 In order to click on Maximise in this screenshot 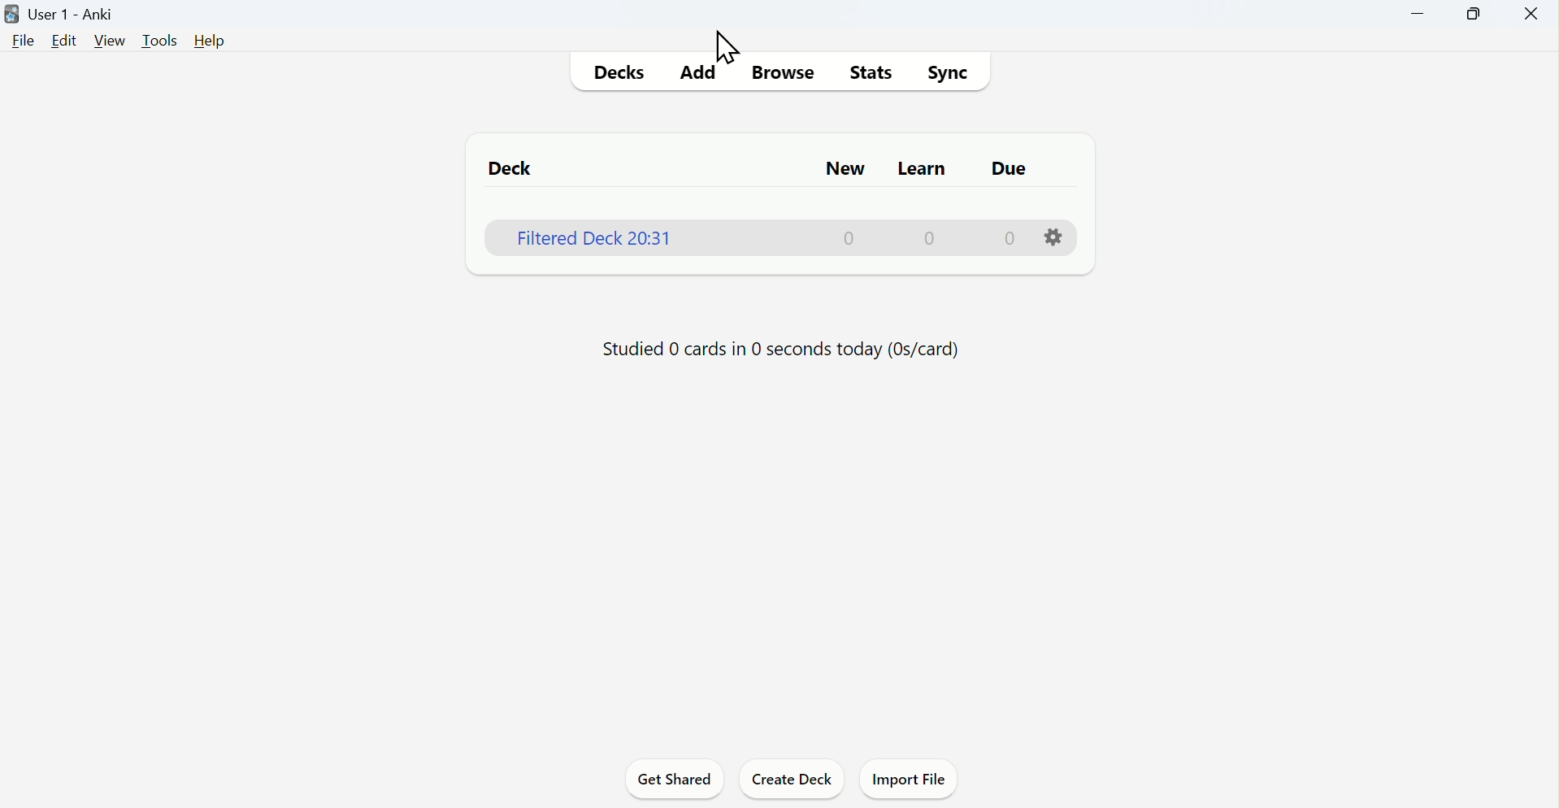, I will do `click(1466, 20)`.